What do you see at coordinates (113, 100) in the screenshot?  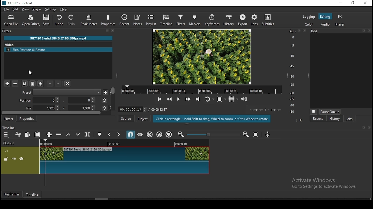 I see `scroll bar` at bounding box center [113, 100].